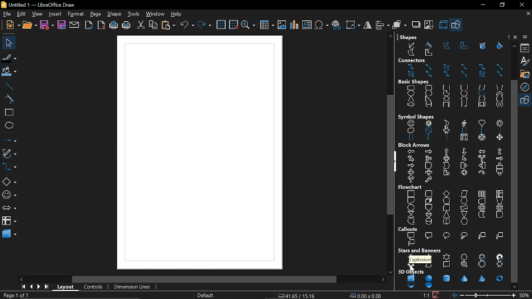  I want to click on fill line, so click(9, 59).